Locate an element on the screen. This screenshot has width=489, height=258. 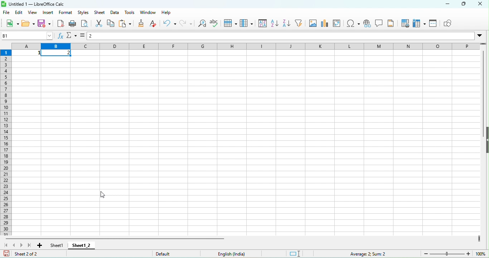
file is located at coordinates (6, 13).